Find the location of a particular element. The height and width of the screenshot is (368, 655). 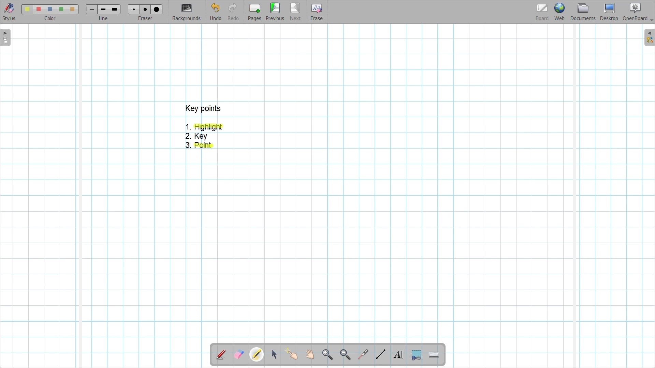

eraser 3 is located at coordinates (157, 9).